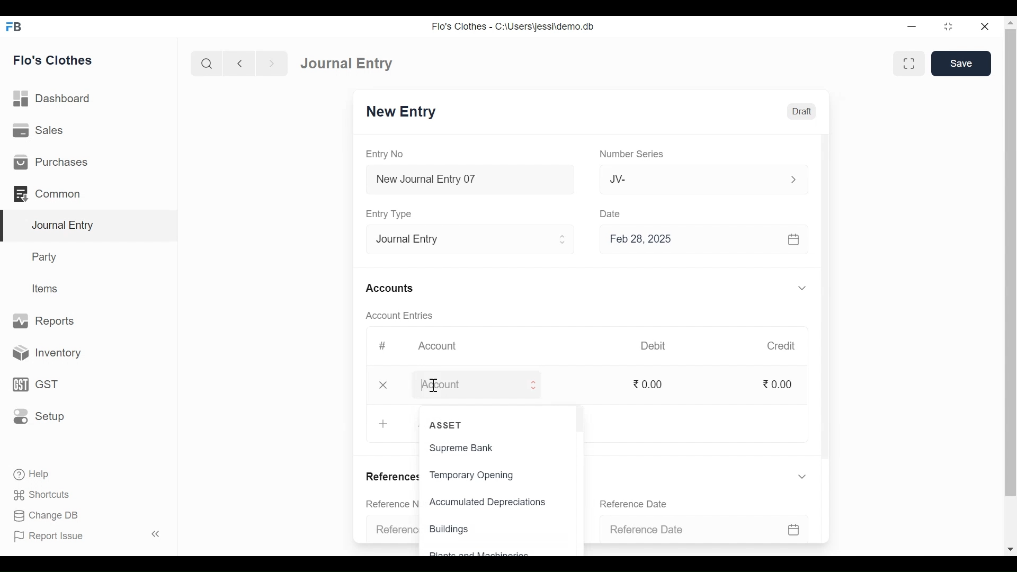 The width and height of the screenshot is (1017, 572). I want to click on Party, so click(46, 256).